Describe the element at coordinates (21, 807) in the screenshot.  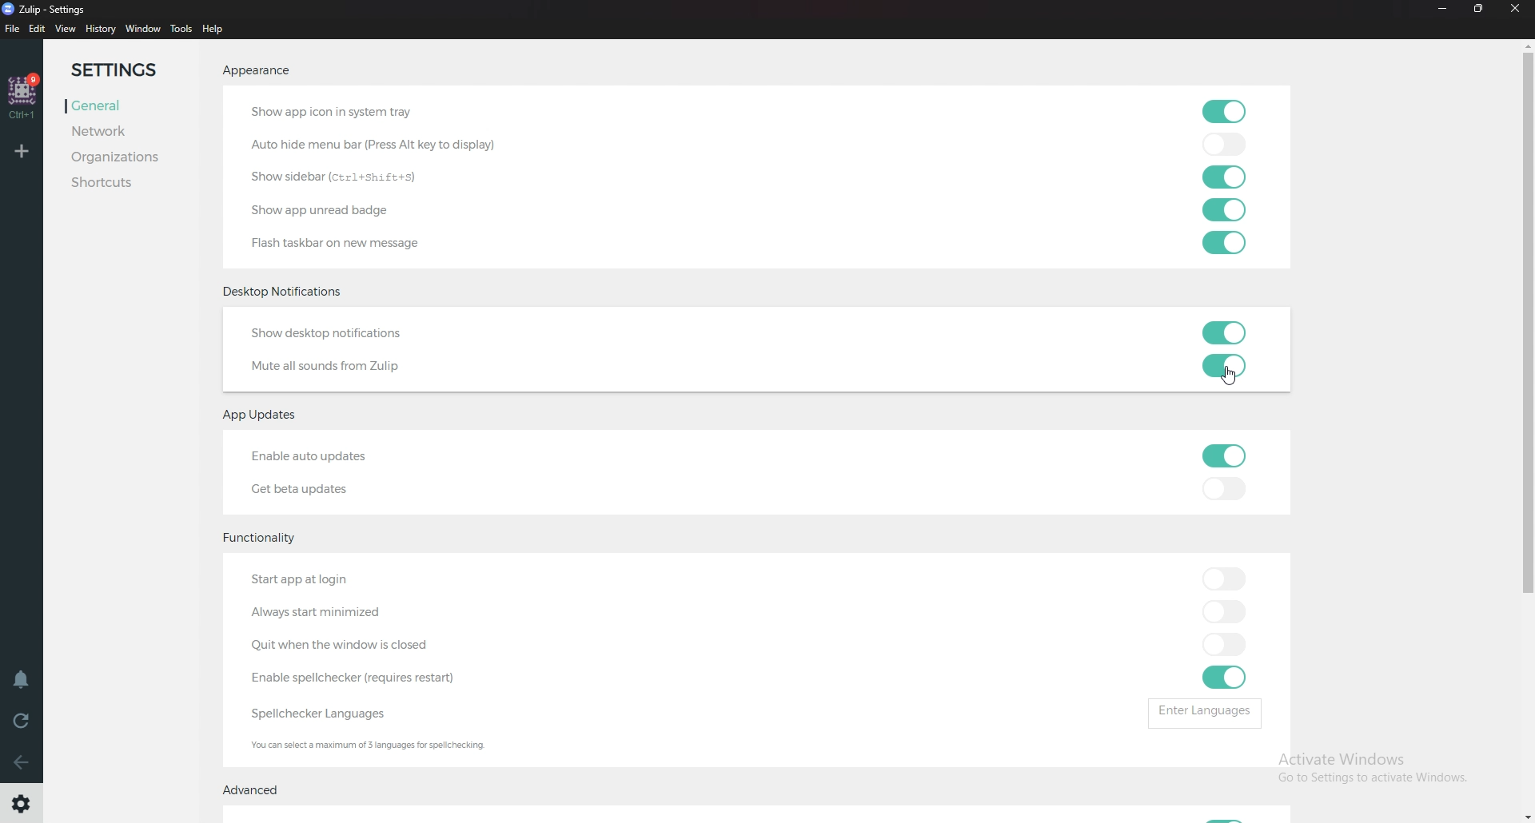
I see `Settings` at that location.